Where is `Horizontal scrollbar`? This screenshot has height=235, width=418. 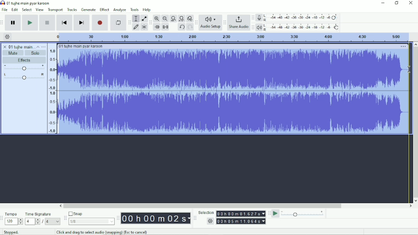
Horizontal scrollbar is located at coordinates (236, 206).